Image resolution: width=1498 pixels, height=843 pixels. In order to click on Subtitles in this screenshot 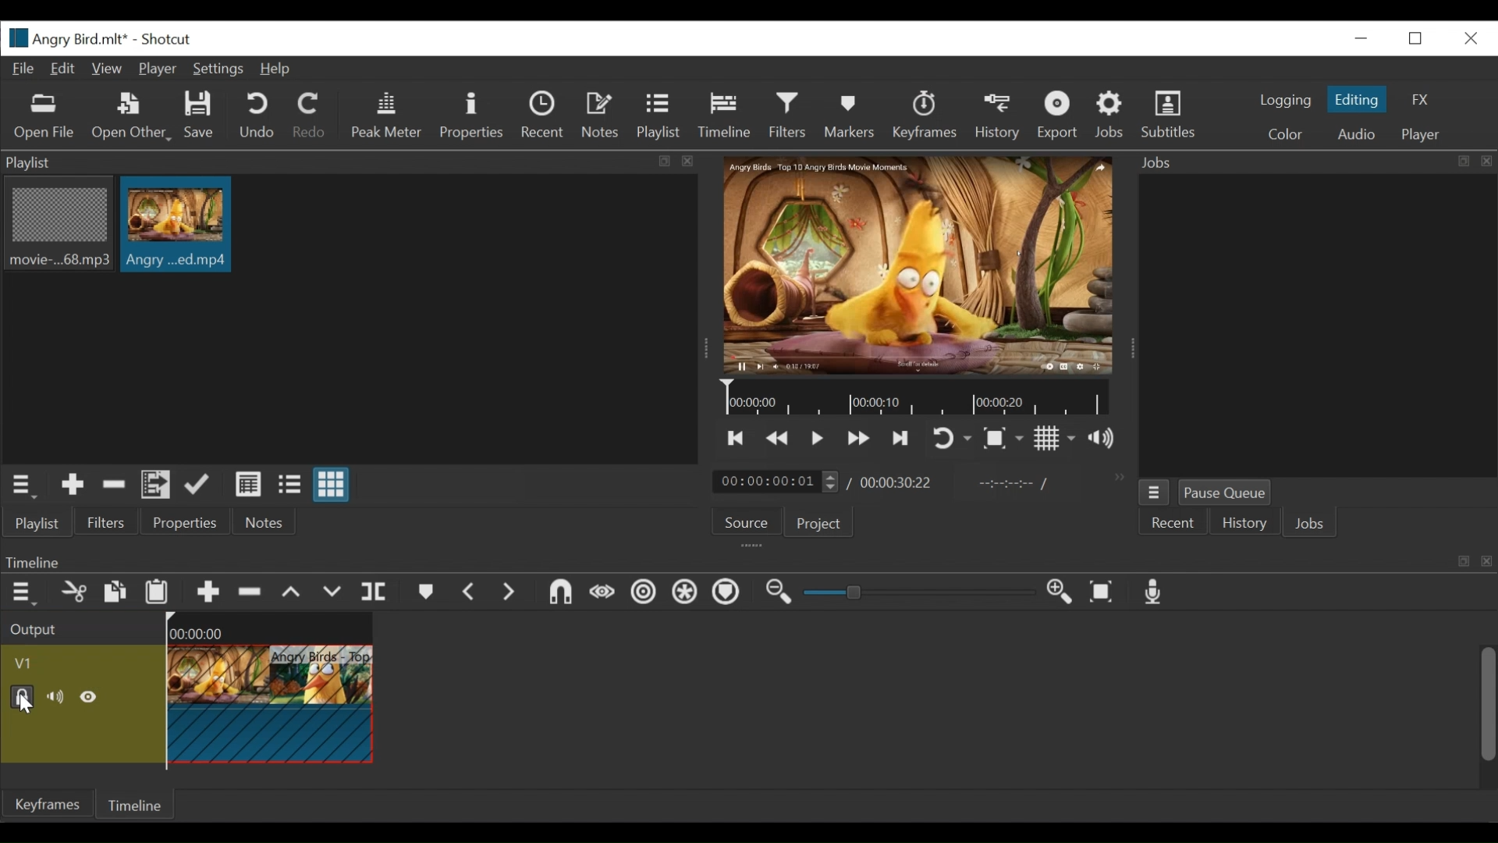, I will do `click(1173, 118)`.